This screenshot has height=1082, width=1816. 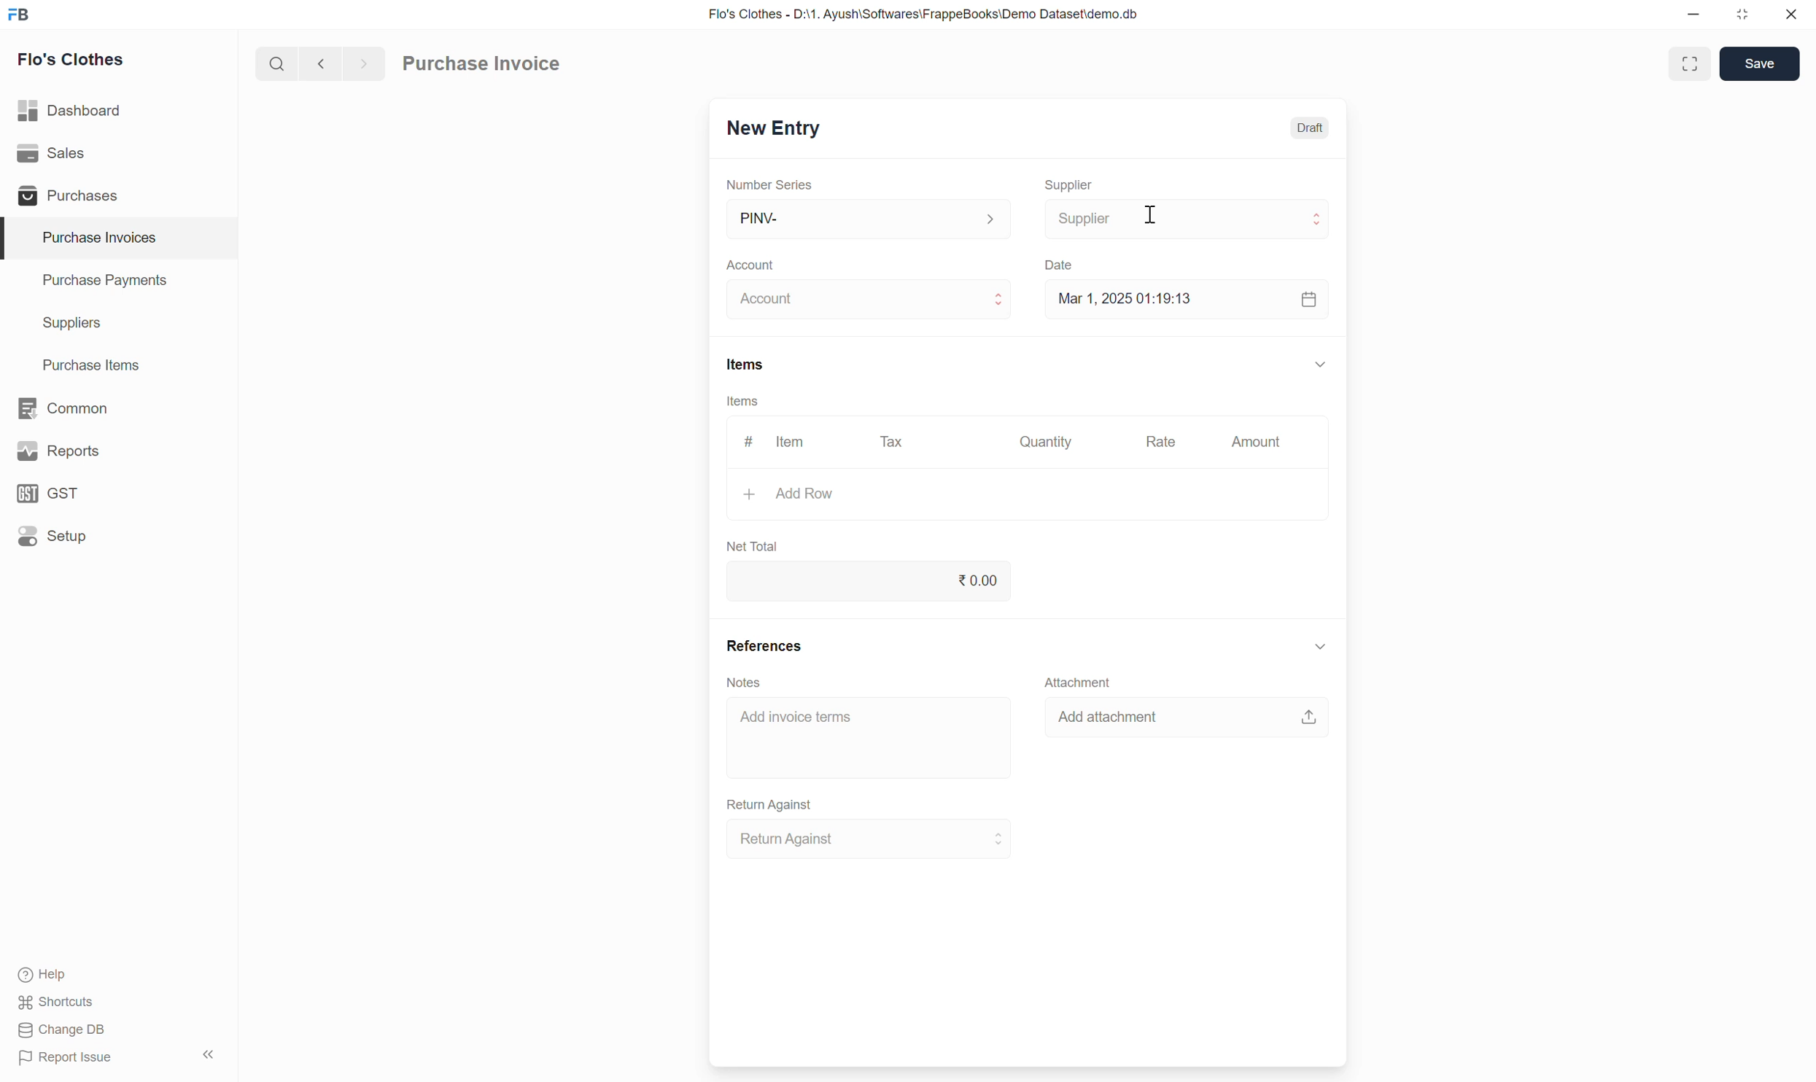 I want to click on search, so click(x=275, y=61).